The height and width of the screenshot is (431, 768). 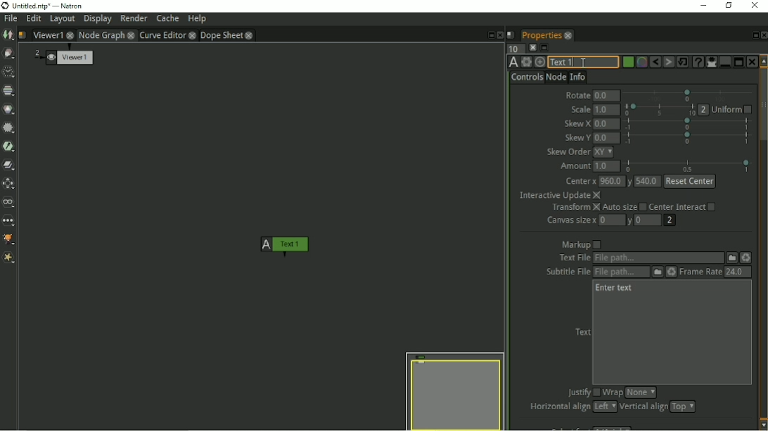 I want to click on Subtitle File, so click(x=620, y=272).